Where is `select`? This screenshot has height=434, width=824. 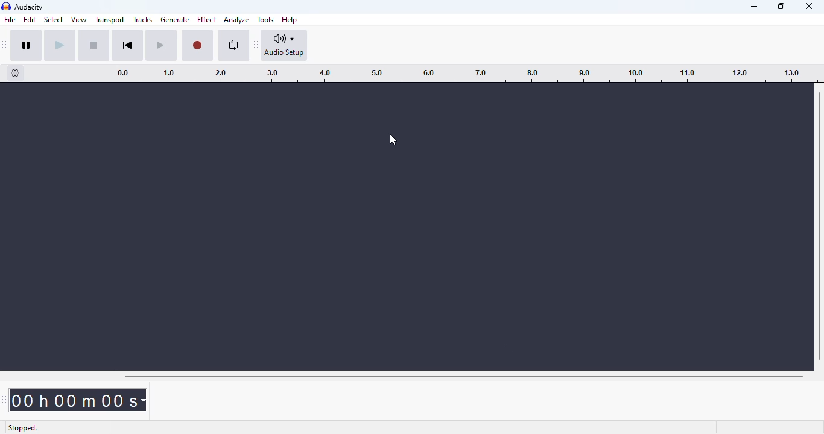
select is located at coordinates (54, 20).